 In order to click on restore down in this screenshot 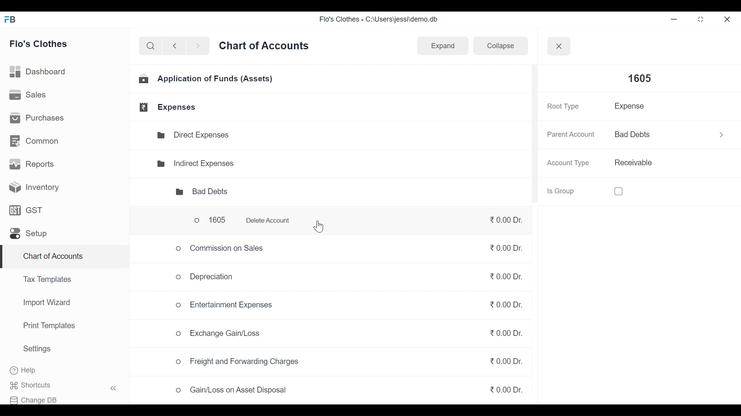, I will do `click(700, 20)`.